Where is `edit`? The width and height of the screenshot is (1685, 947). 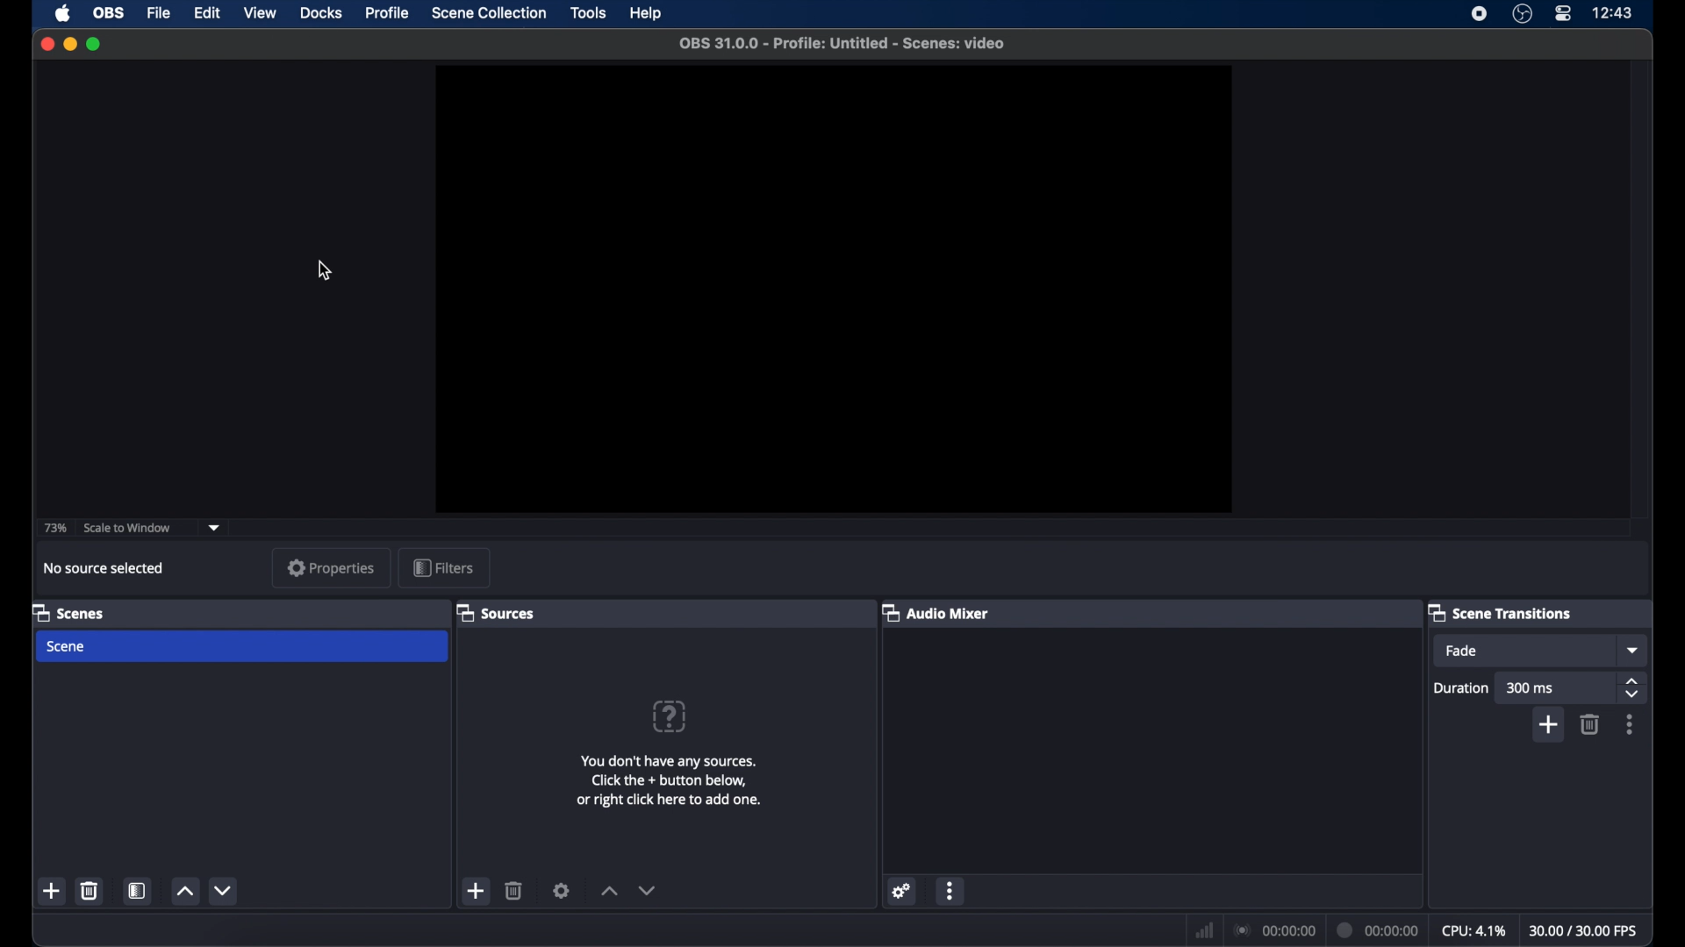
edit is located at coordinates (206, 13).